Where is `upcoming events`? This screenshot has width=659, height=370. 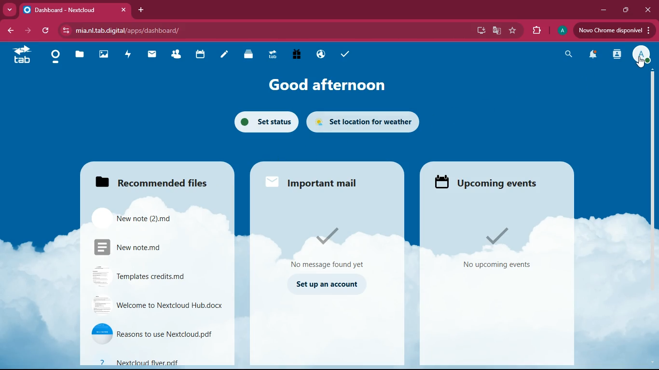
upcoming events is located at coordinates (488, 180).